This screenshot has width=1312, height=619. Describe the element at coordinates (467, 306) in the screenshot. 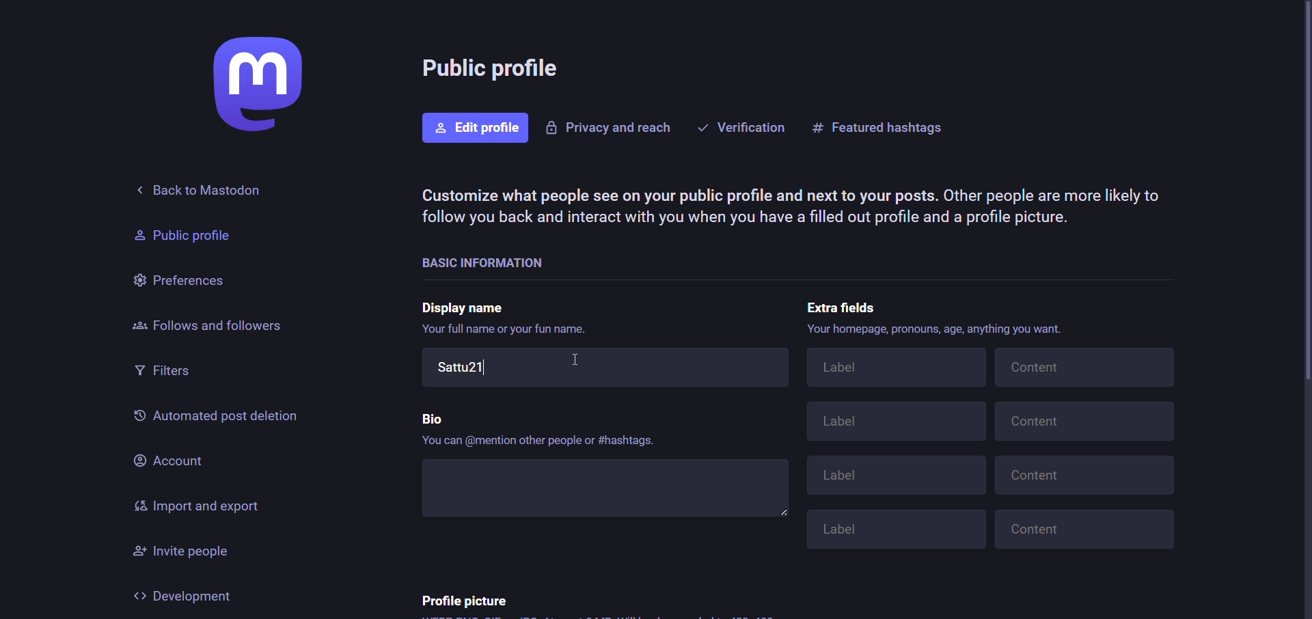

I see `display name` at that location.